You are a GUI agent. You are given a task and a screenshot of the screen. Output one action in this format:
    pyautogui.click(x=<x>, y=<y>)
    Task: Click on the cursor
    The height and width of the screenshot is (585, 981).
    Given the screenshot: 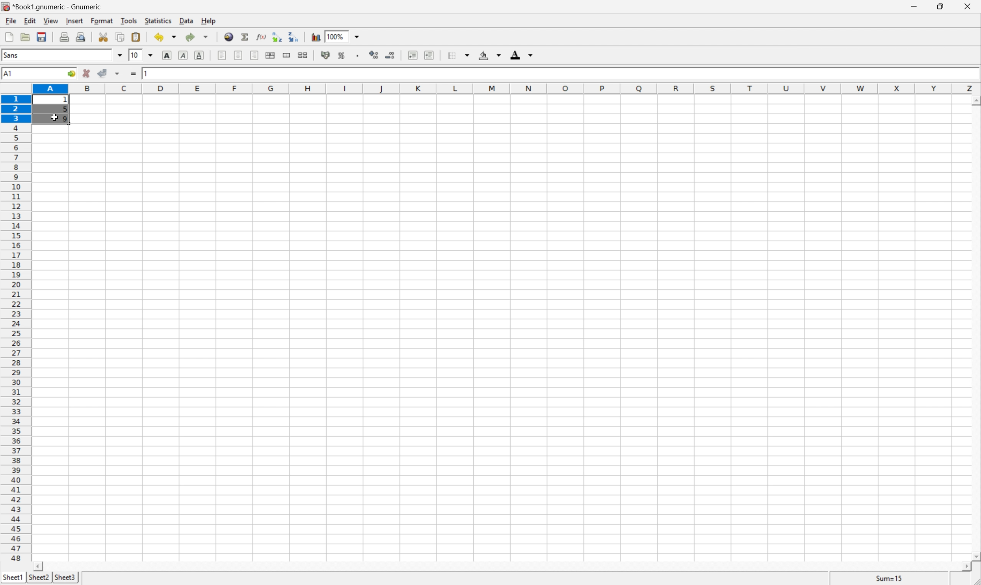 What is the action you would take?
    pyautogui.click(x=55, y=119)
    